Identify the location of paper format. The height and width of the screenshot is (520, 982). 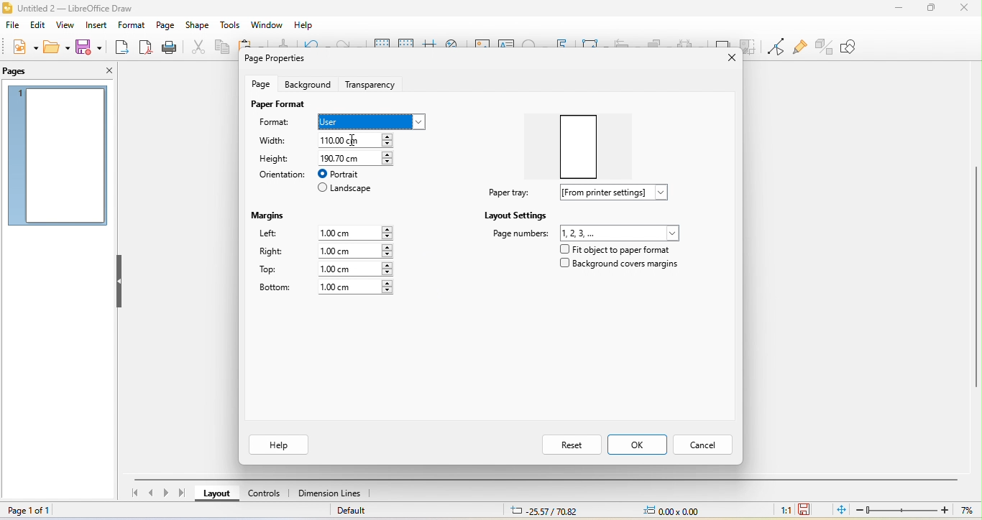
(277, 104).